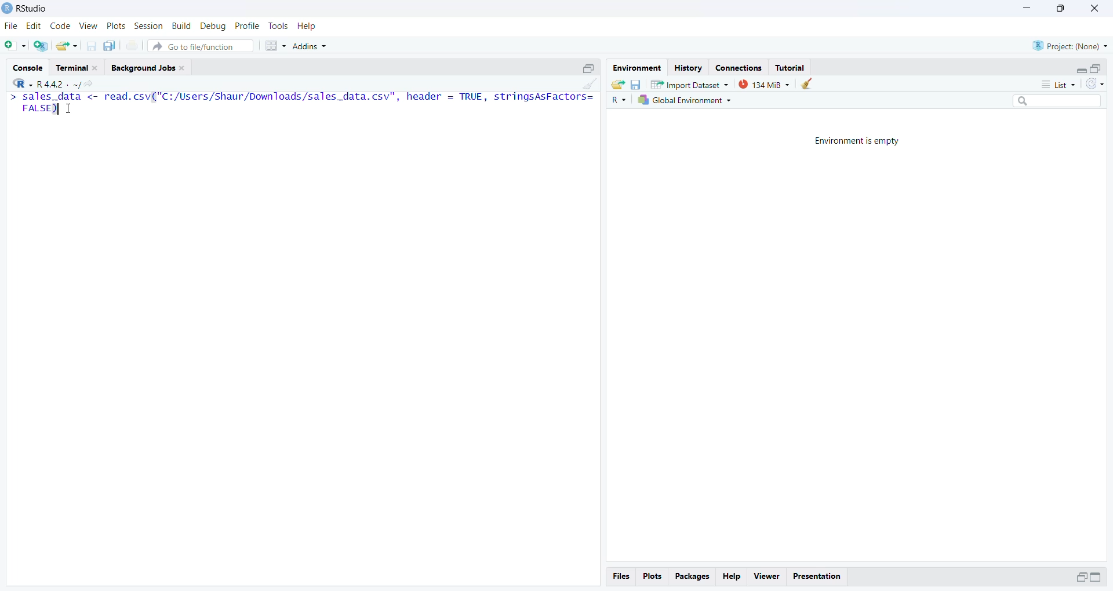  I want to click on Tutorial, so click(789, 68).